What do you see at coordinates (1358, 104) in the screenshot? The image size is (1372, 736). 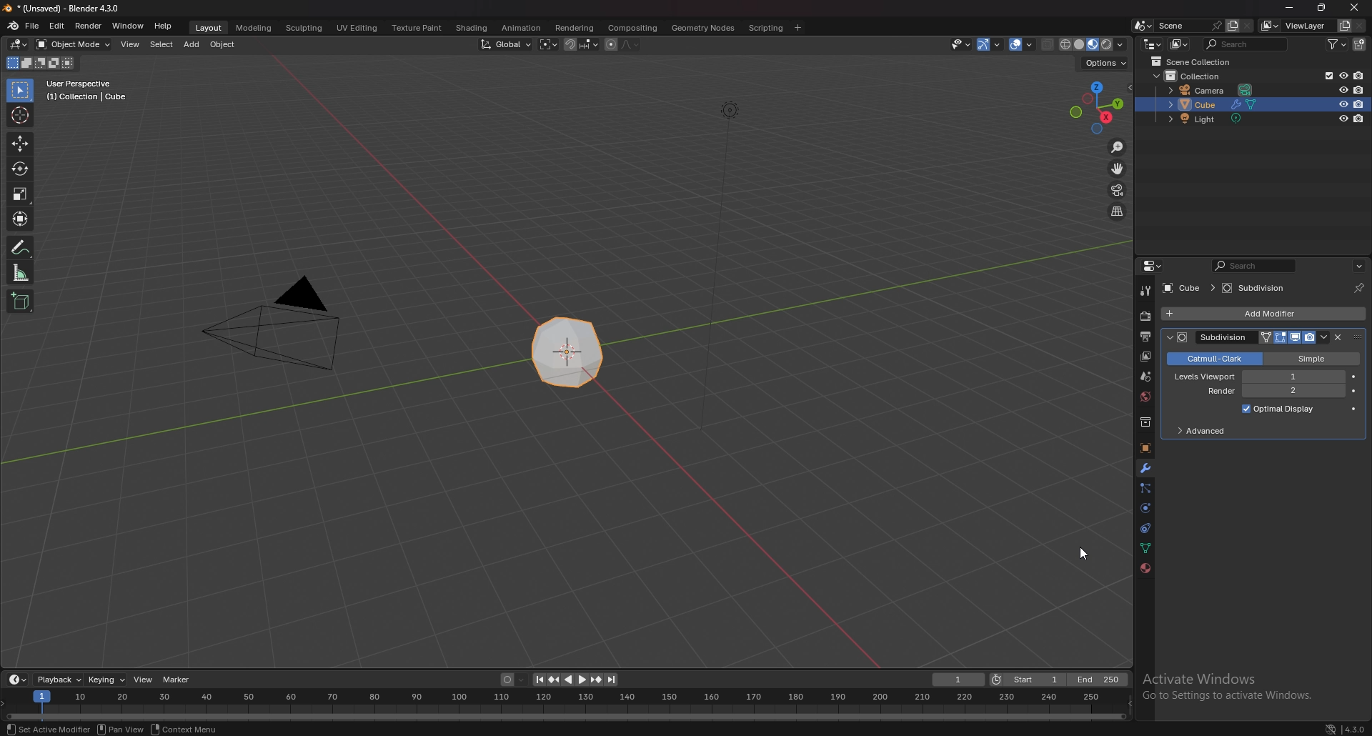 I see `disable in renders` at bounding box center [1358, 104].